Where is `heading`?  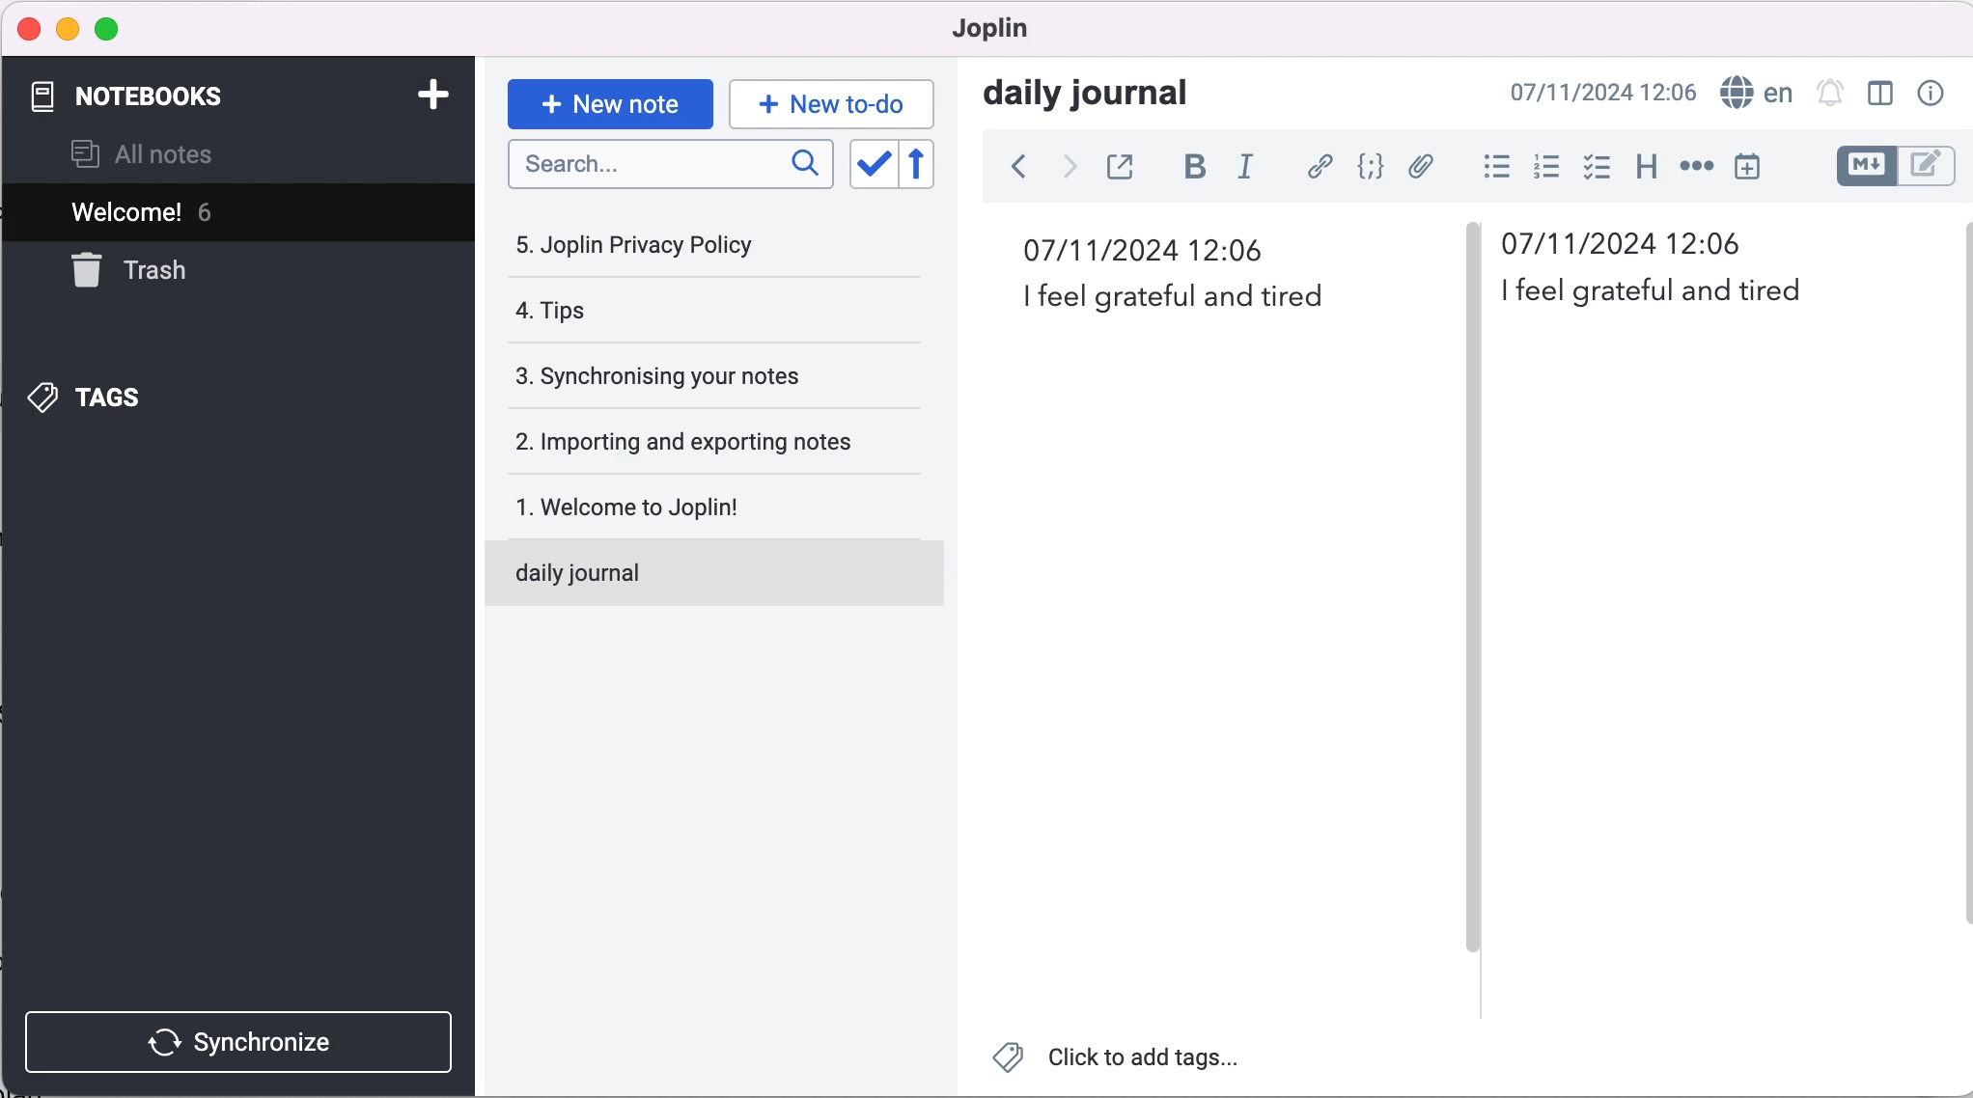 heading is located at coordinates (1645, 166).